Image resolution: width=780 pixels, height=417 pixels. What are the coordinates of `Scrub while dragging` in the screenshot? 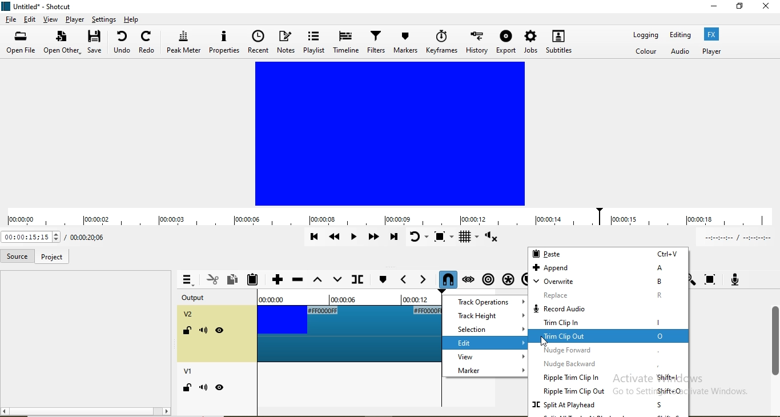 It's located at (468, 278).